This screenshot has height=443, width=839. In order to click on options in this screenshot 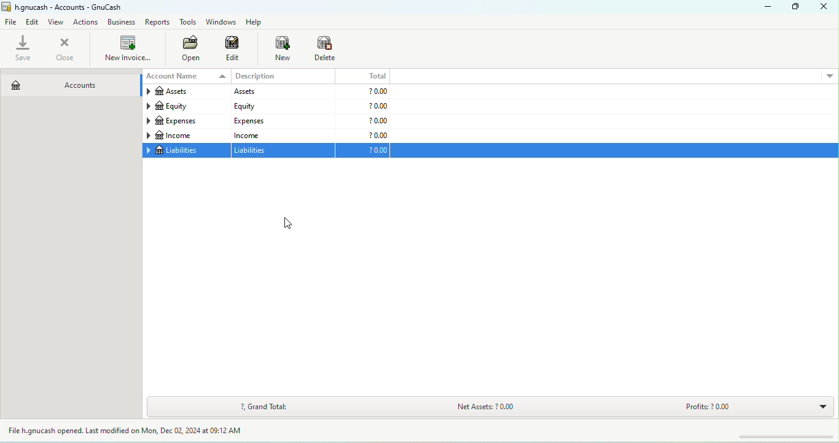, I will do `click(829, 75)`.